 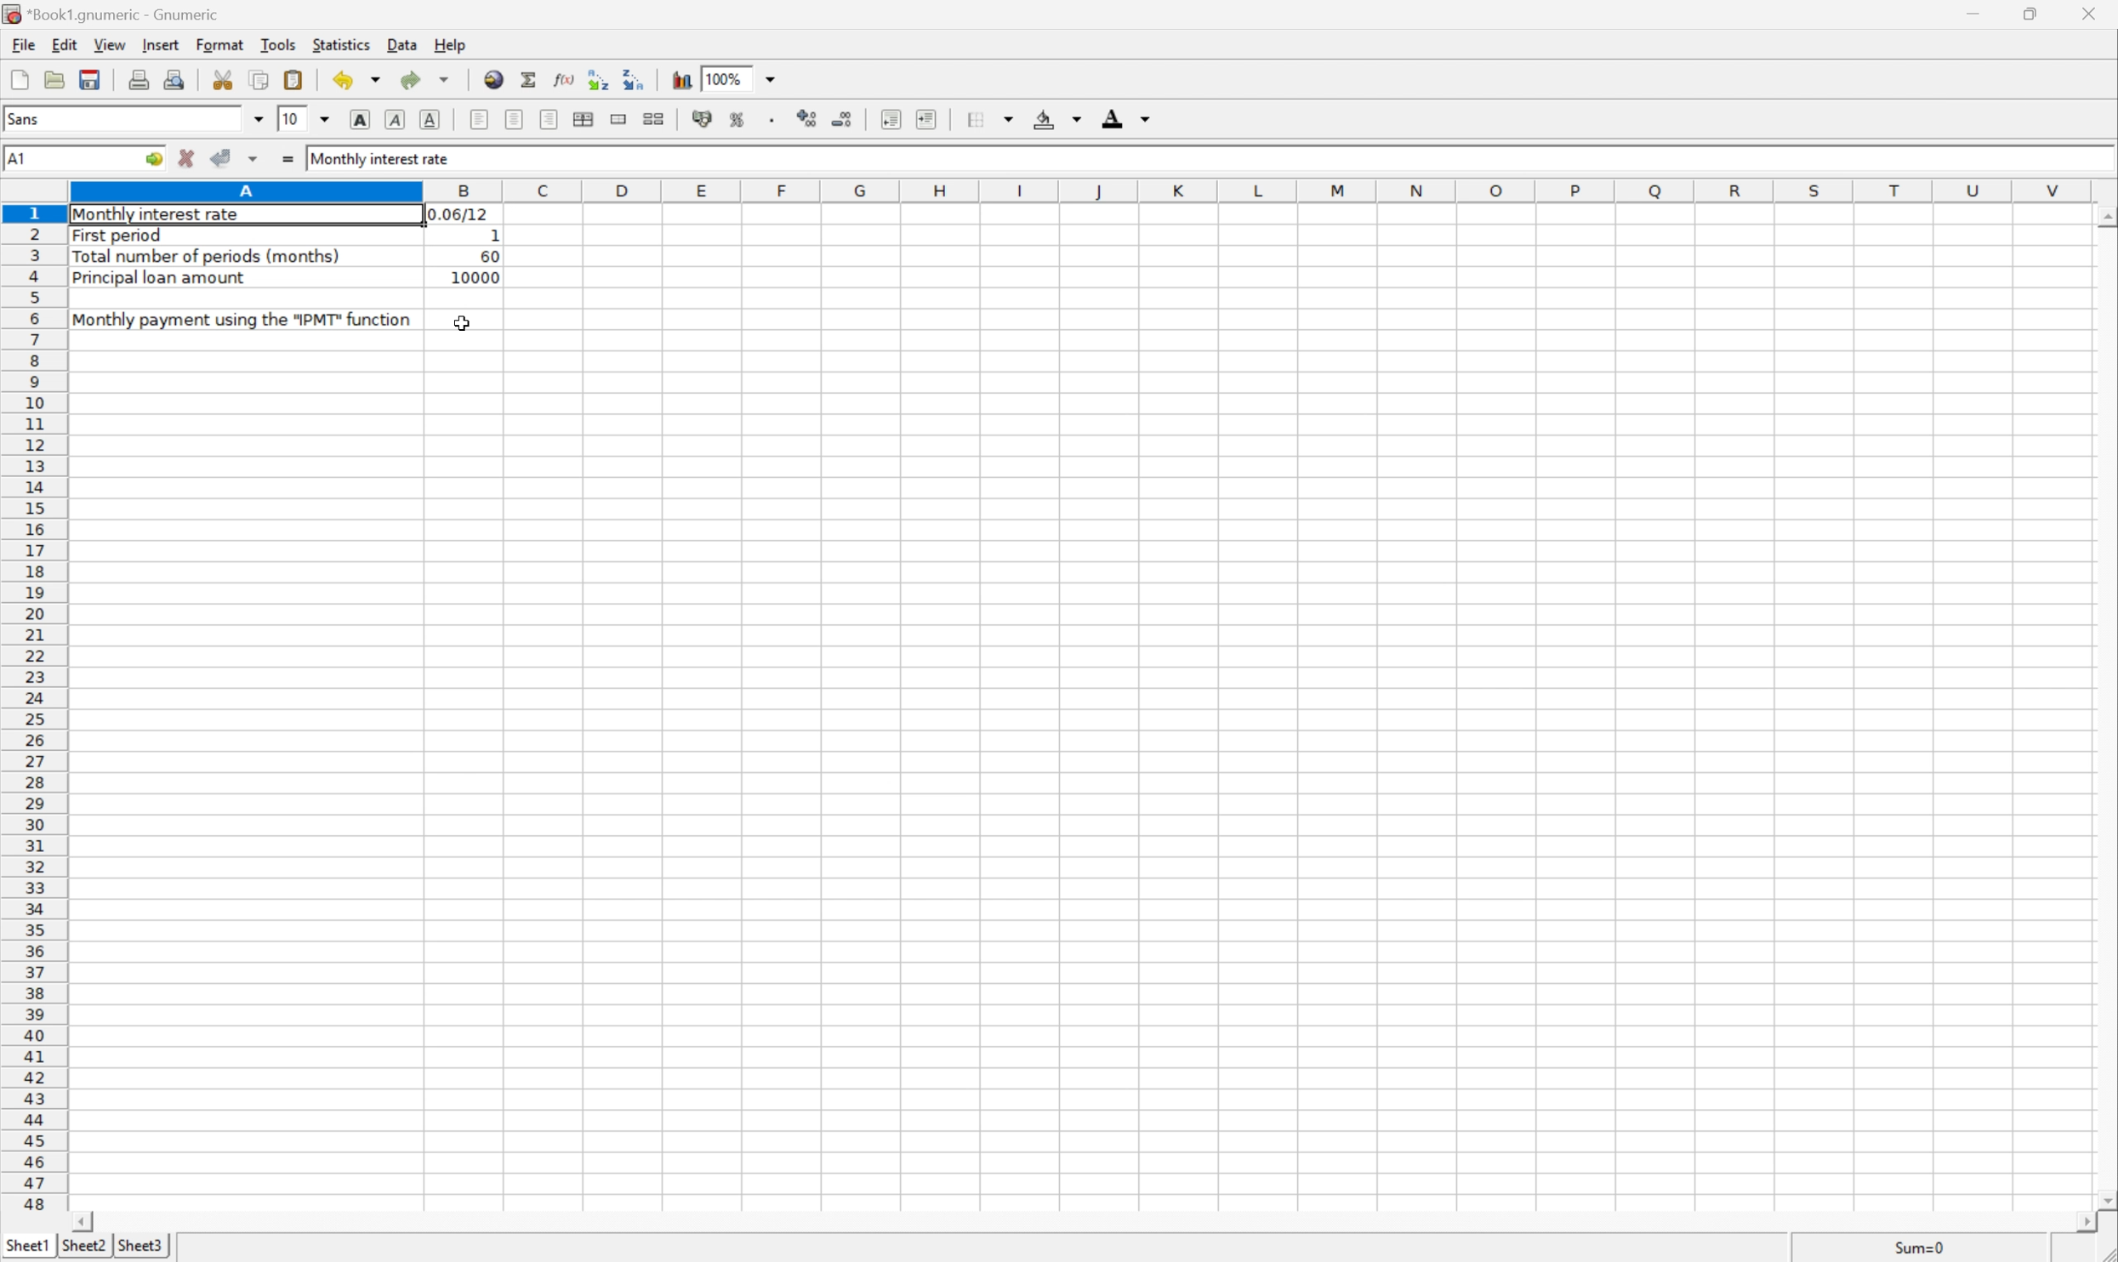 What do you see at coordinates (452, 44) in the screenshot?
I see `Help` at bounding box center [452, 44].